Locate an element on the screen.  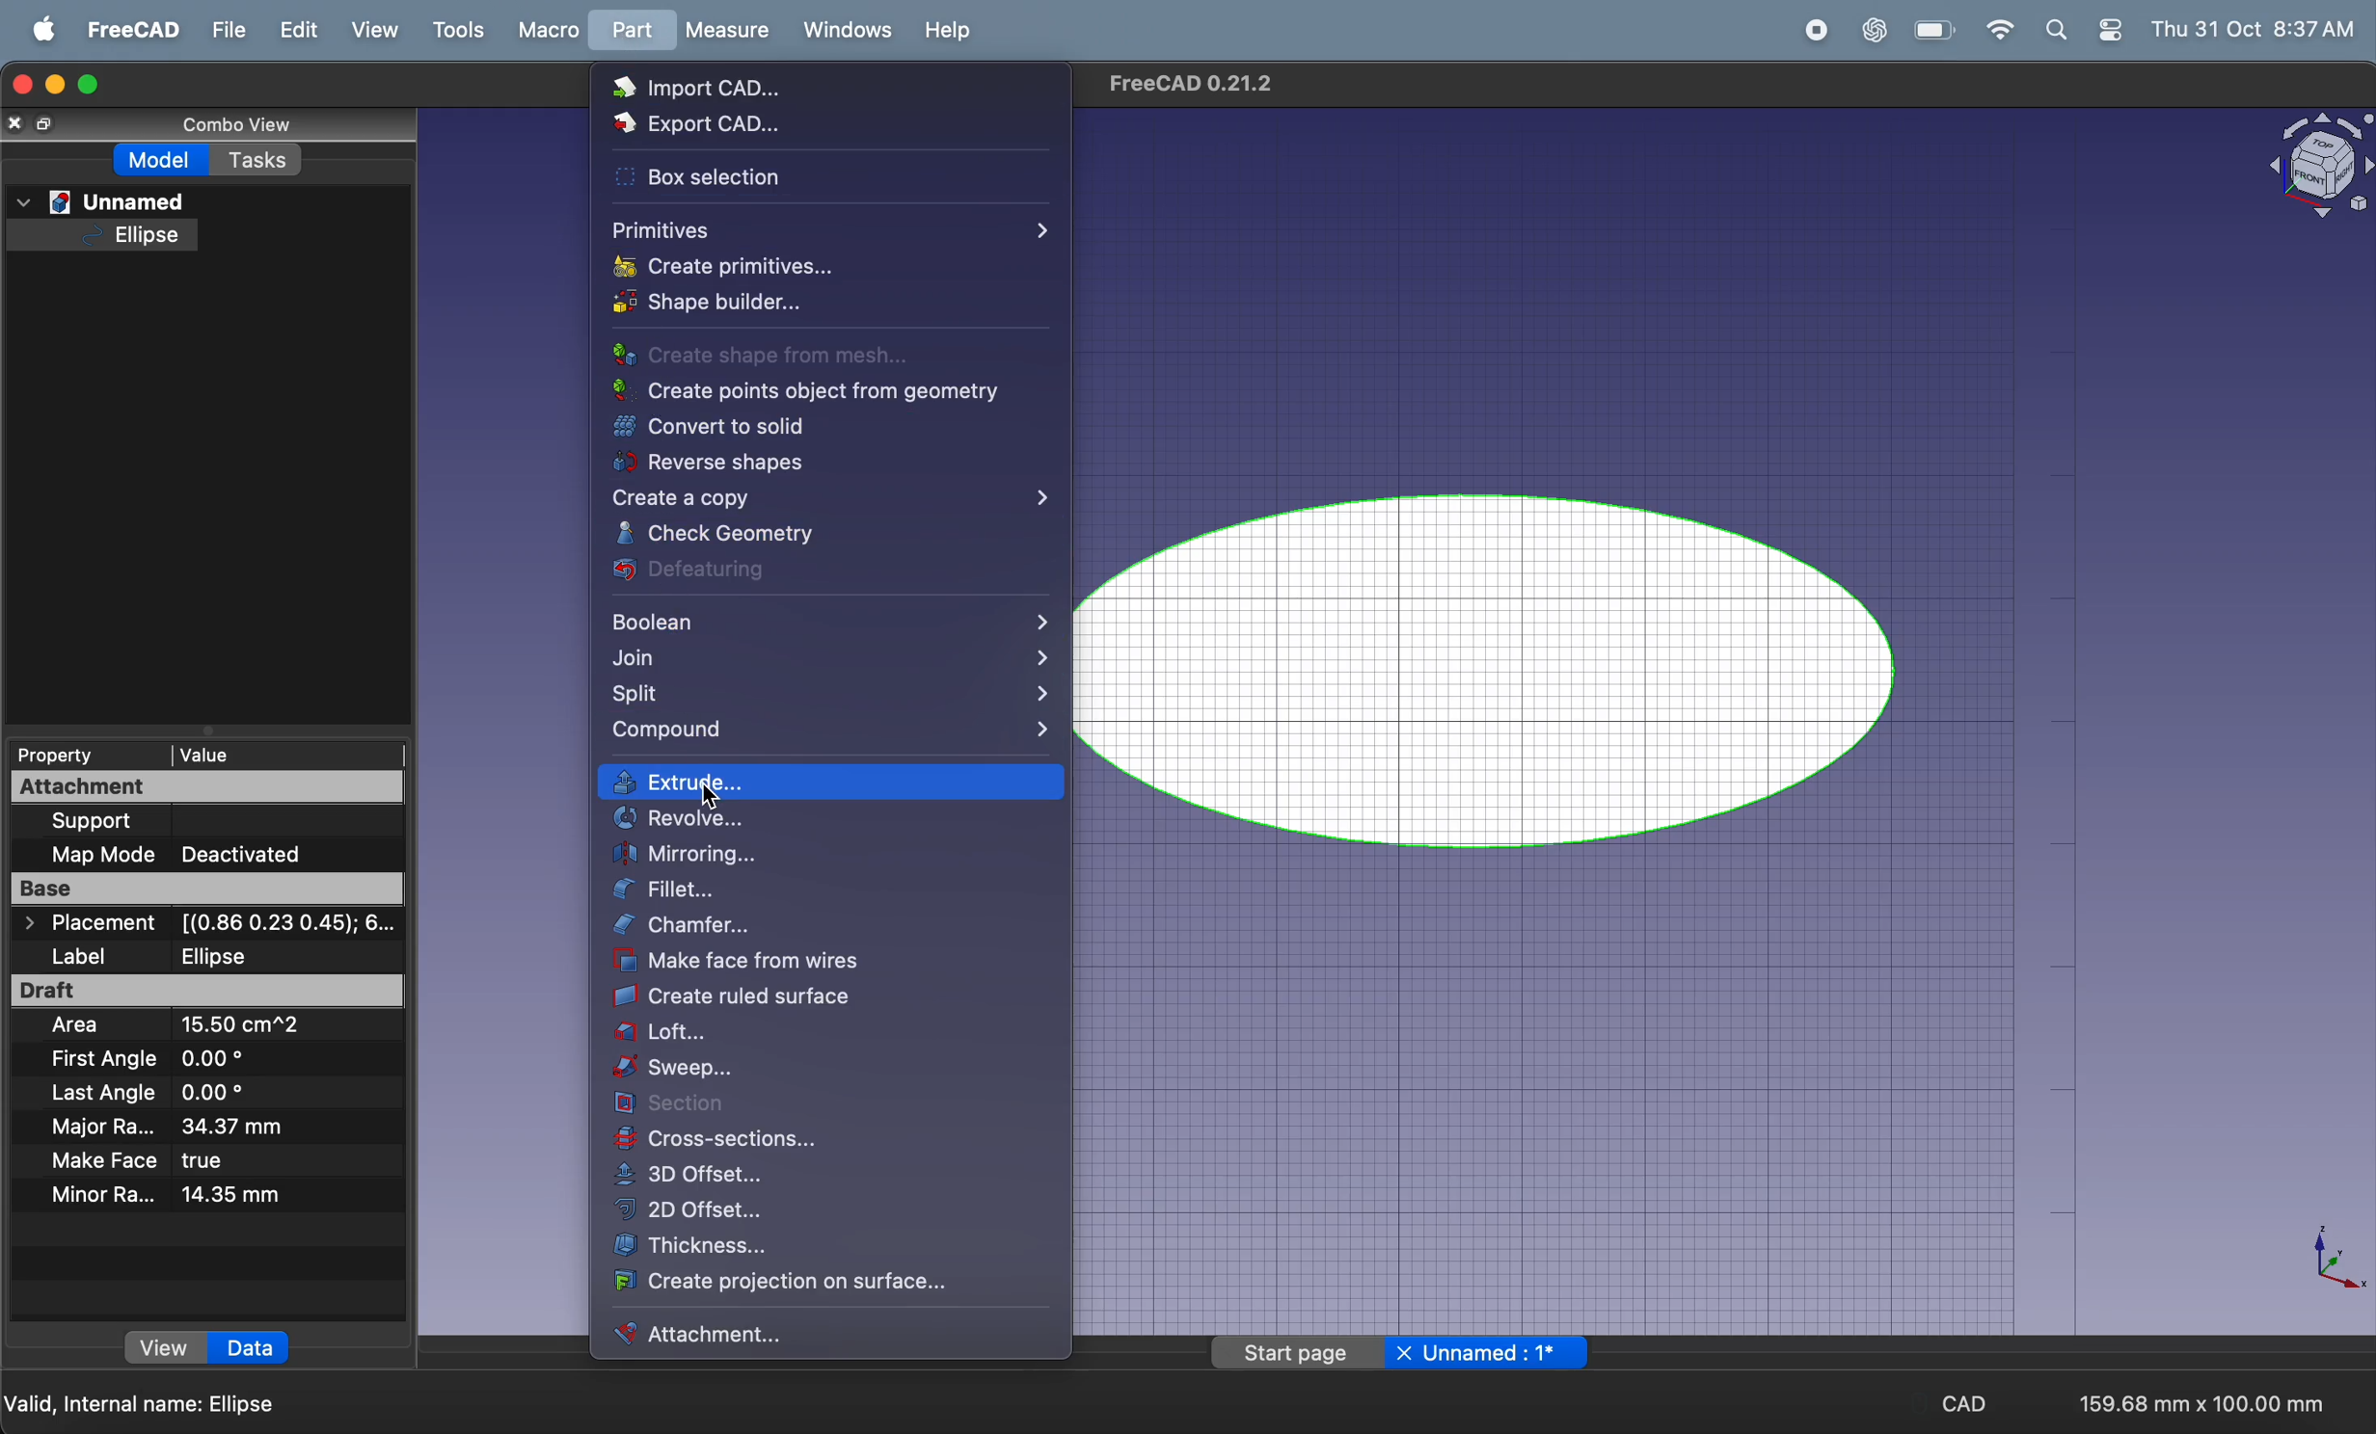
make face from wires is located at coordinates (775, 963).